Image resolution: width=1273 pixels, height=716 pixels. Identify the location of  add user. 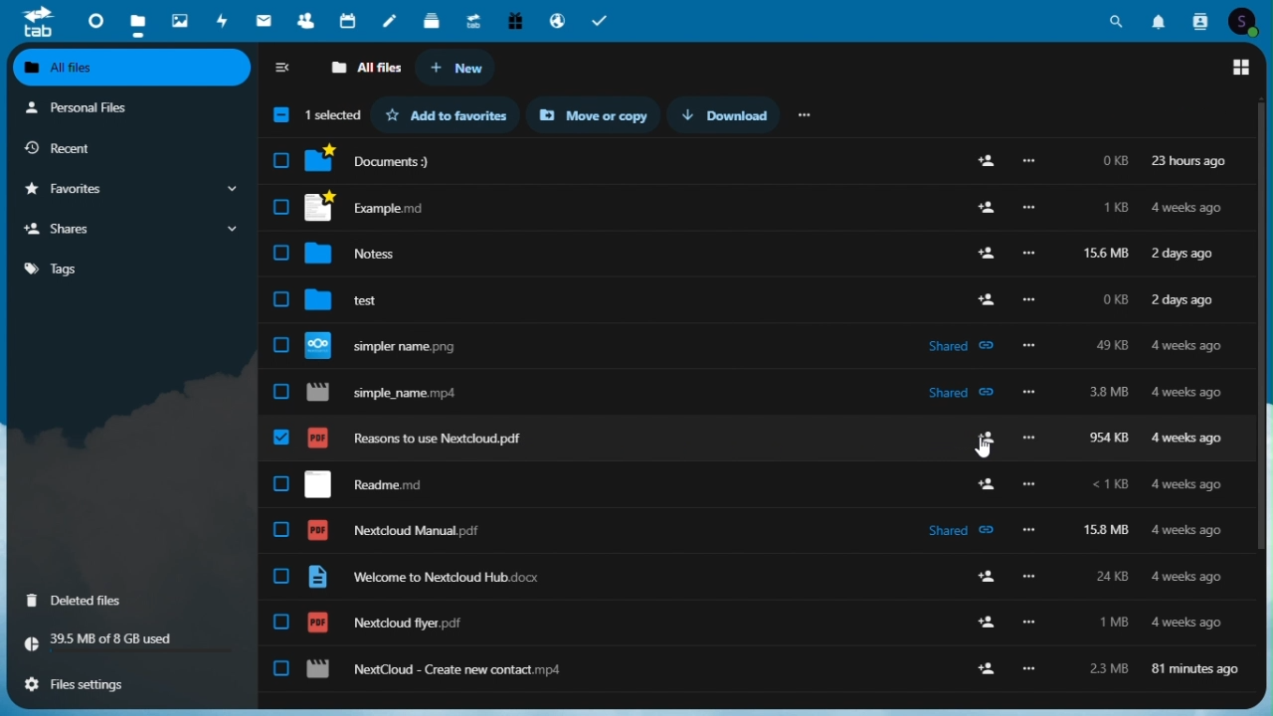
(983, 578).